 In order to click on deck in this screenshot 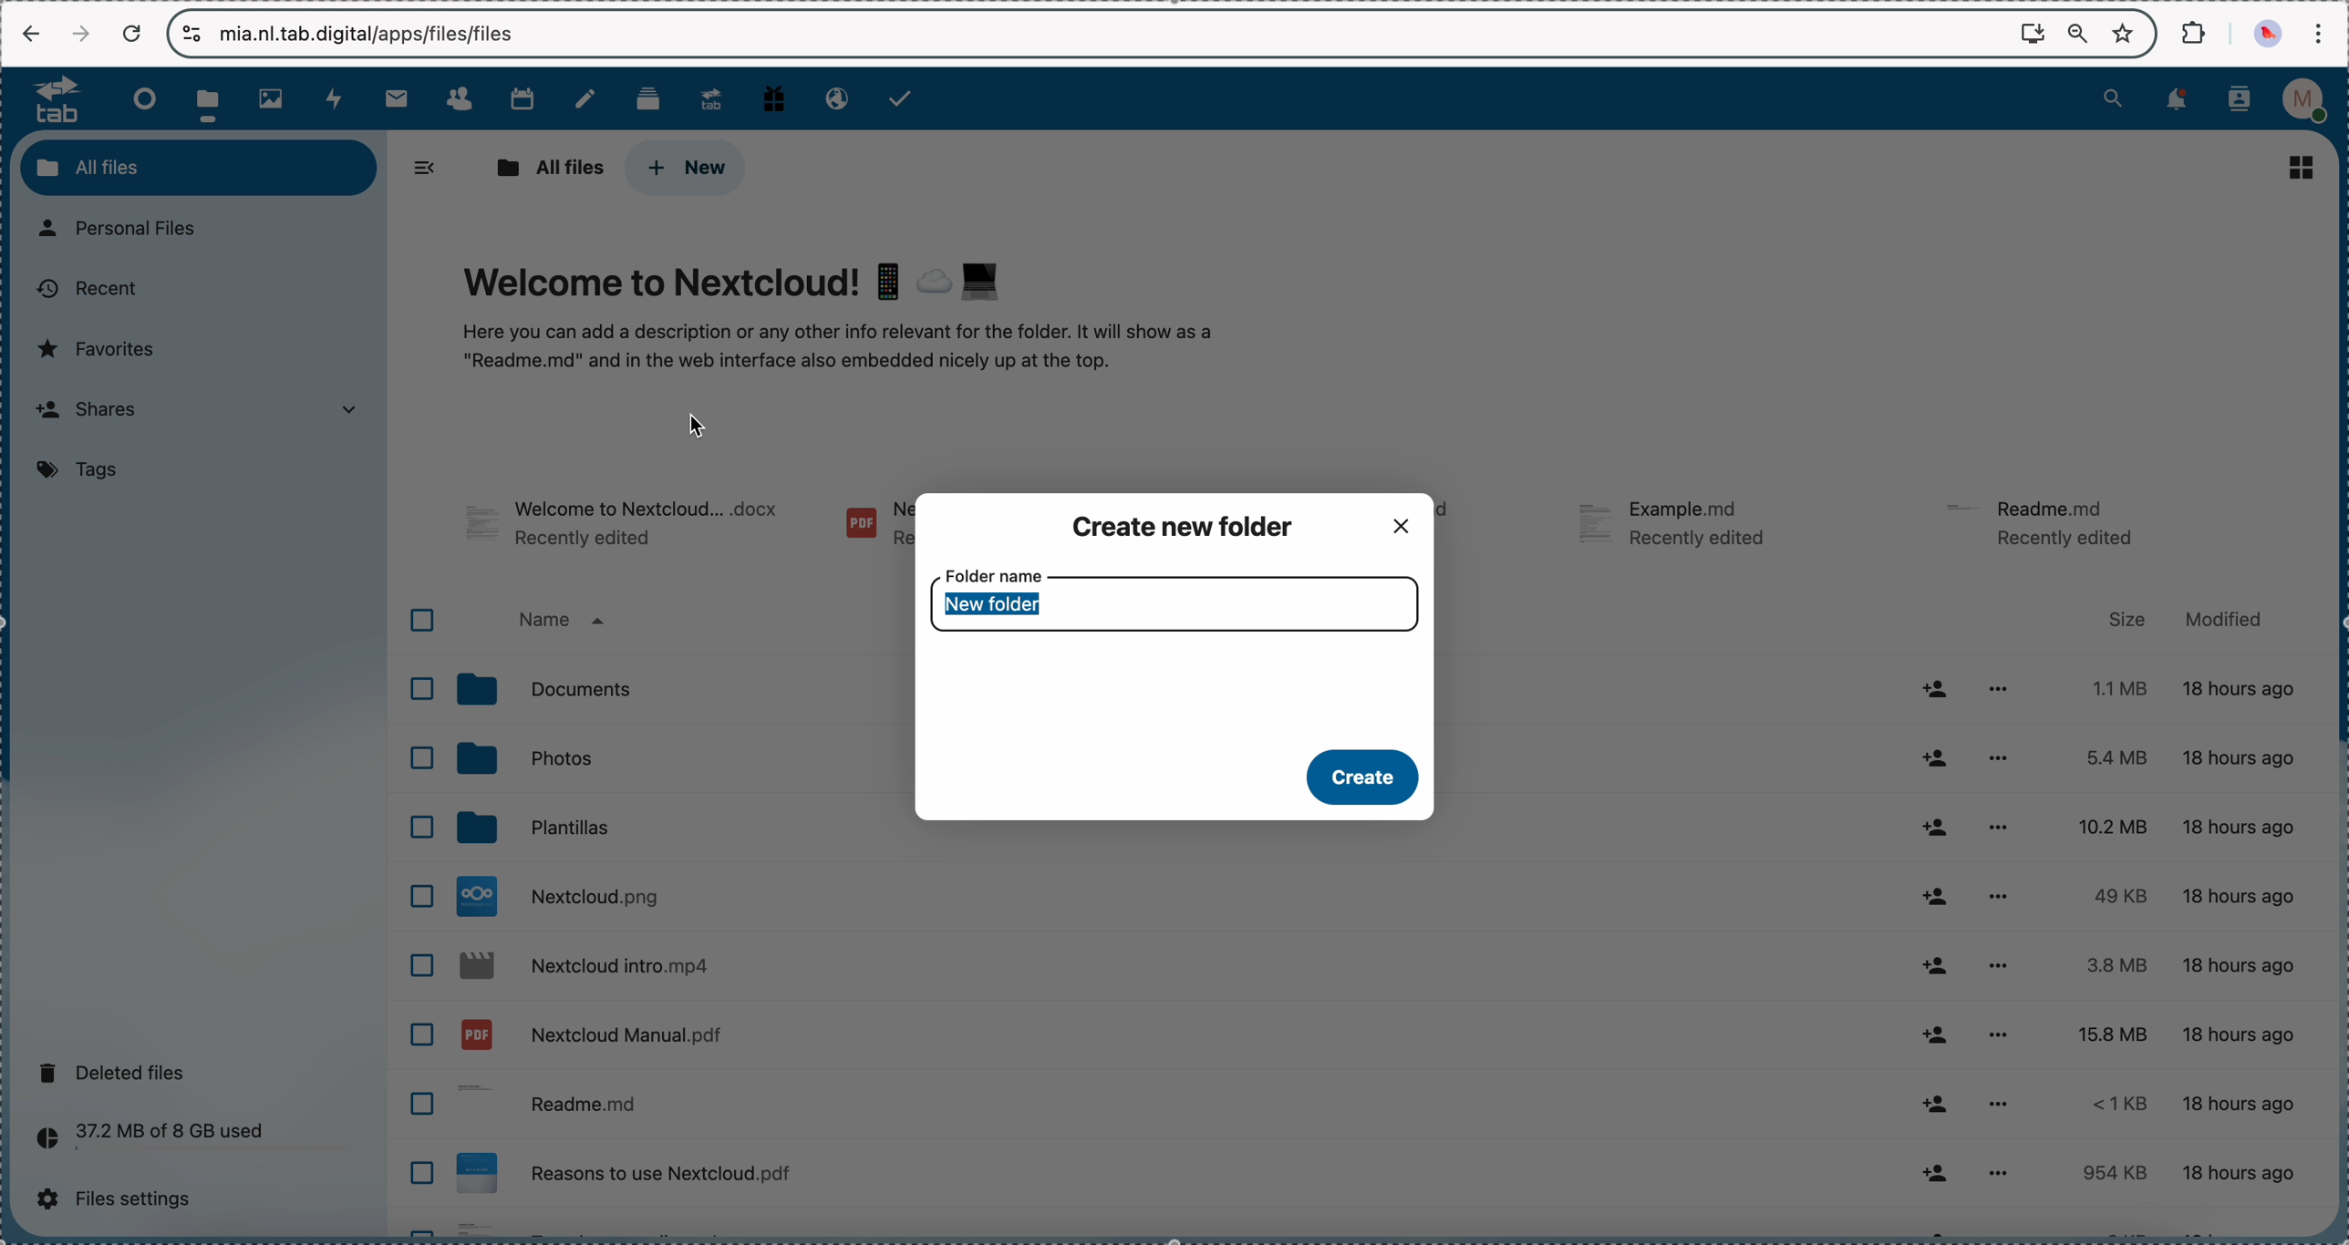, I will do `click(652, 97)`.